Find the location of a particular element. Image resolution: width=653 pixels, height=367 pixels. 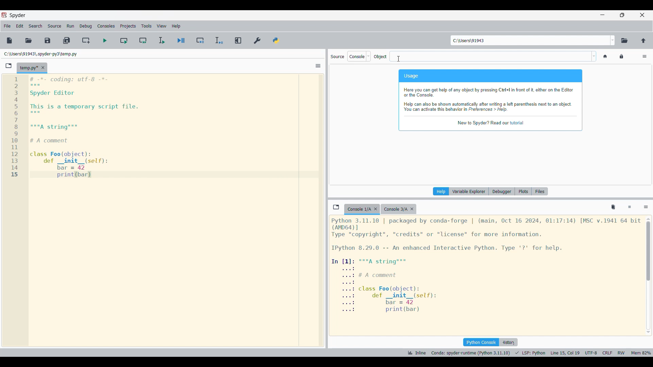

Lock is located at coordinates (621, 56).